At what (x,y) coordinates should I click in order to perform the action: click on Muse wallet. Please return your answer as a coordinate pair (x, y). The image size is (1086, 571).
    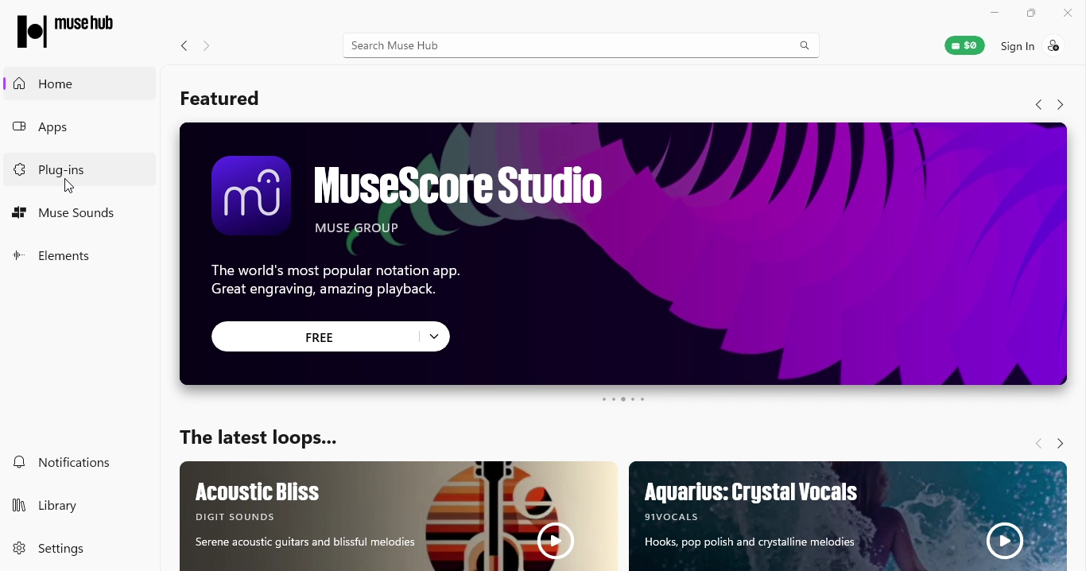
    Looking at the image, I should click on (965, 45).